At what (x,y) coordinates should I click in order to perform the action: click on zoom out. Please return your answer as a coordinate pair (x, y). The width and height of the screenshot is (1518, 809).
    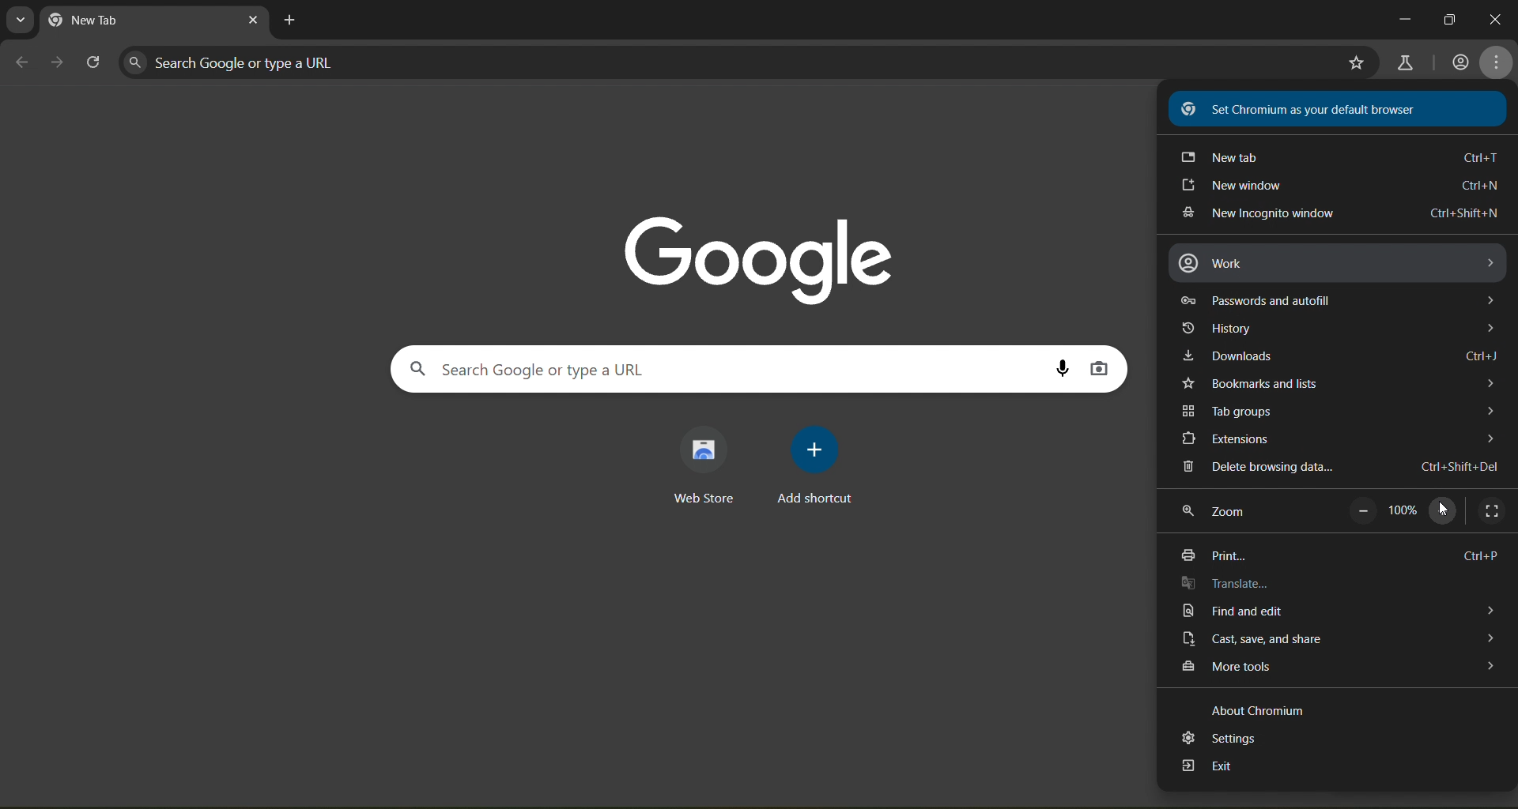
    Looking at the image, I should click on (1361, 511).